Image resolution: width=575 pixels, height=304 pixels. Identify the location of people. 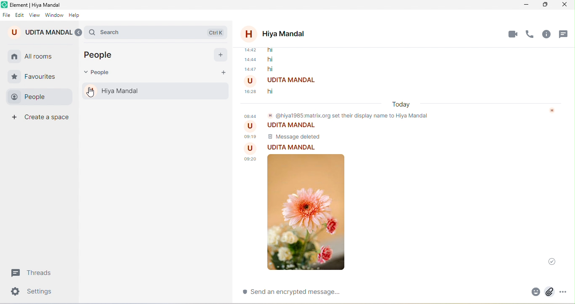
(99, 74).